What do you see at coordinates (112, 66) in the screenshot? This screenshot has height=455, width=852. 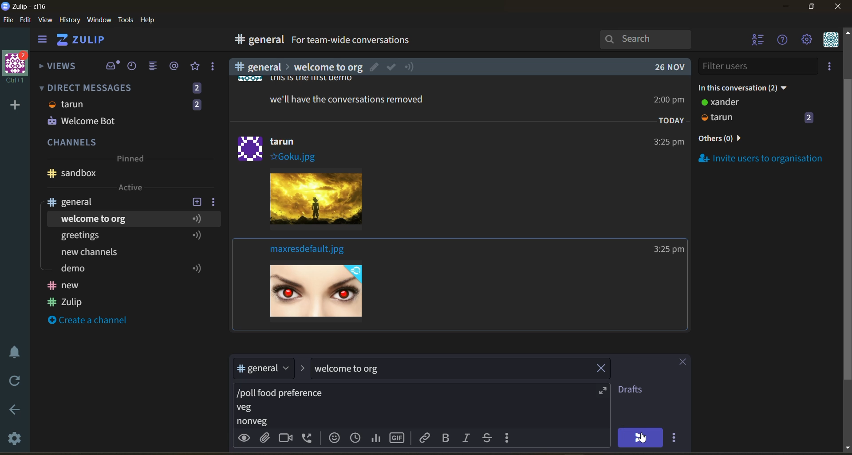 I see `inbox` at bounding box center [112, 66].